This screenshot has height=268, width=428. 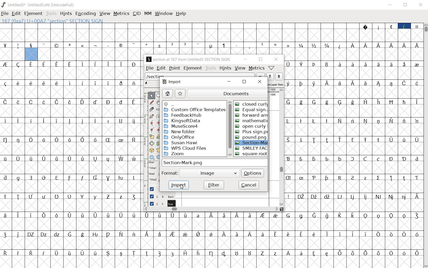 I want to click on empty cells, so click(x=71, y=130).